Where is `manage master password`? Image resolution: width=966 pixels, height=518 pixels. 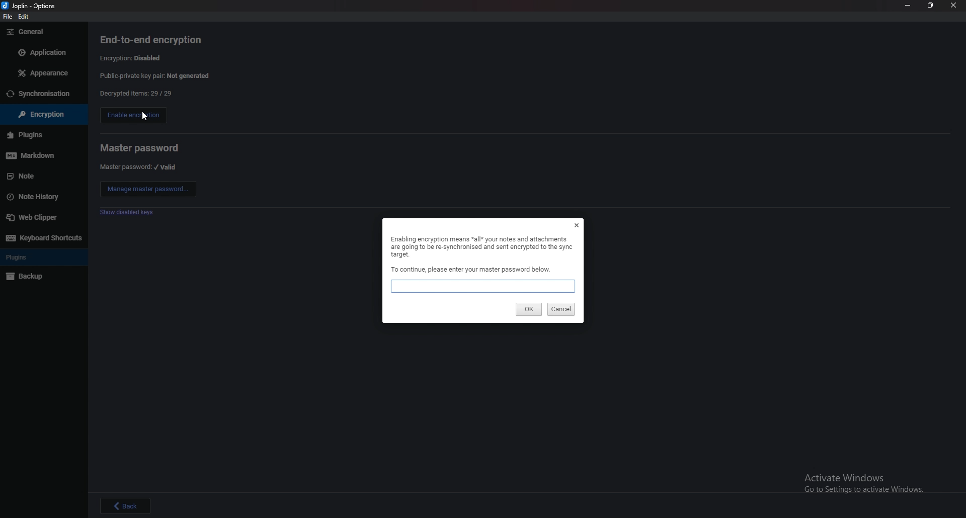 manage master password is located at coordinates (147, 189).